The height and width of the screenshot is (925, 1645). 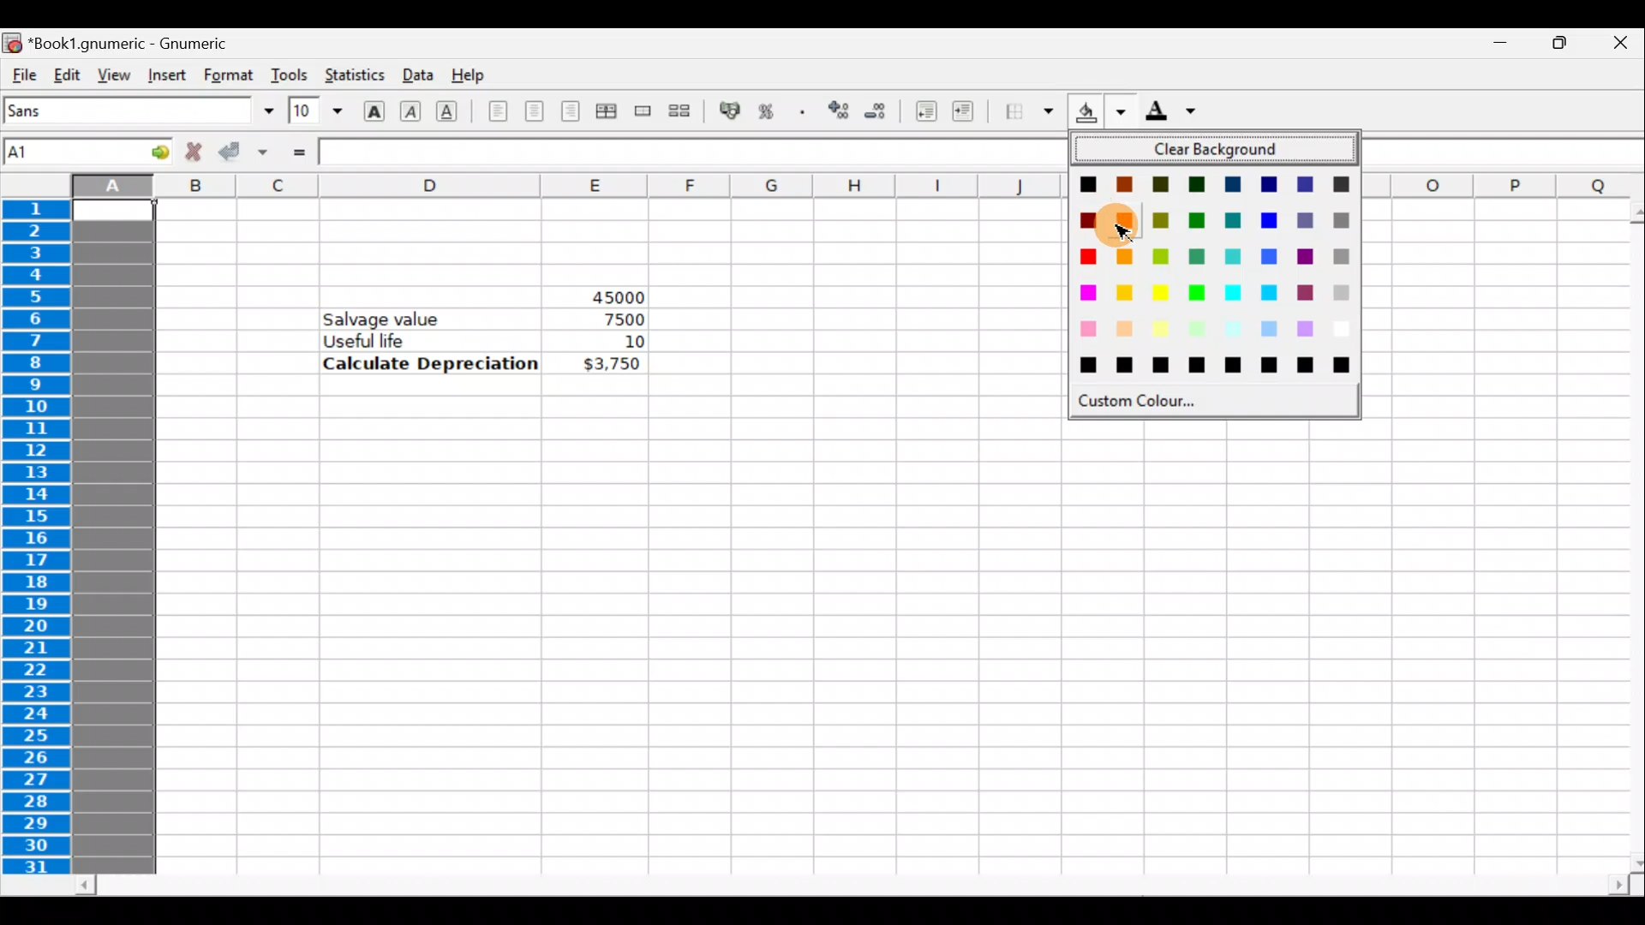 What do you see at coordinates (498, 112) in the screenshot?
I see `Align left` at bounding box center [498, 112].